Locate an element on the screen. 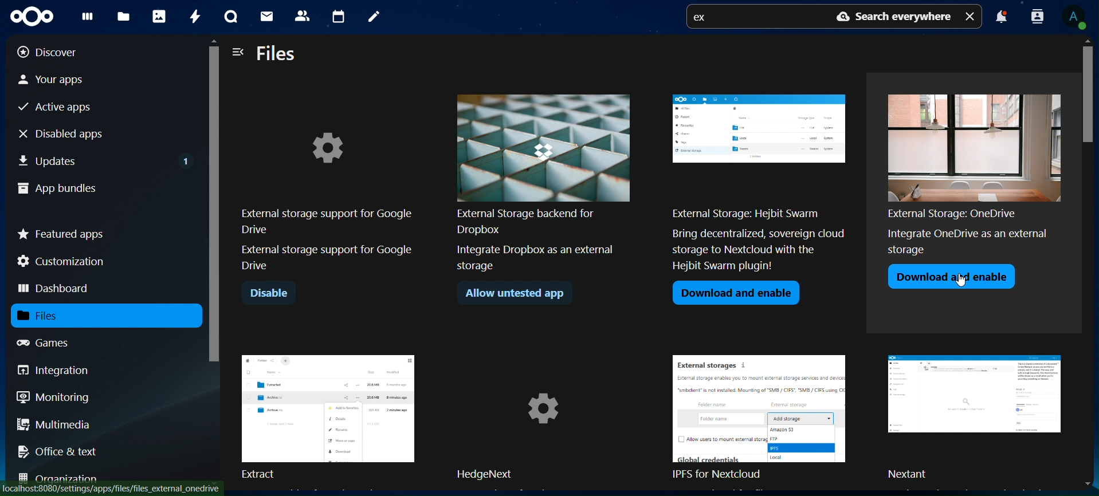  files is located at coordinates (277, 54).